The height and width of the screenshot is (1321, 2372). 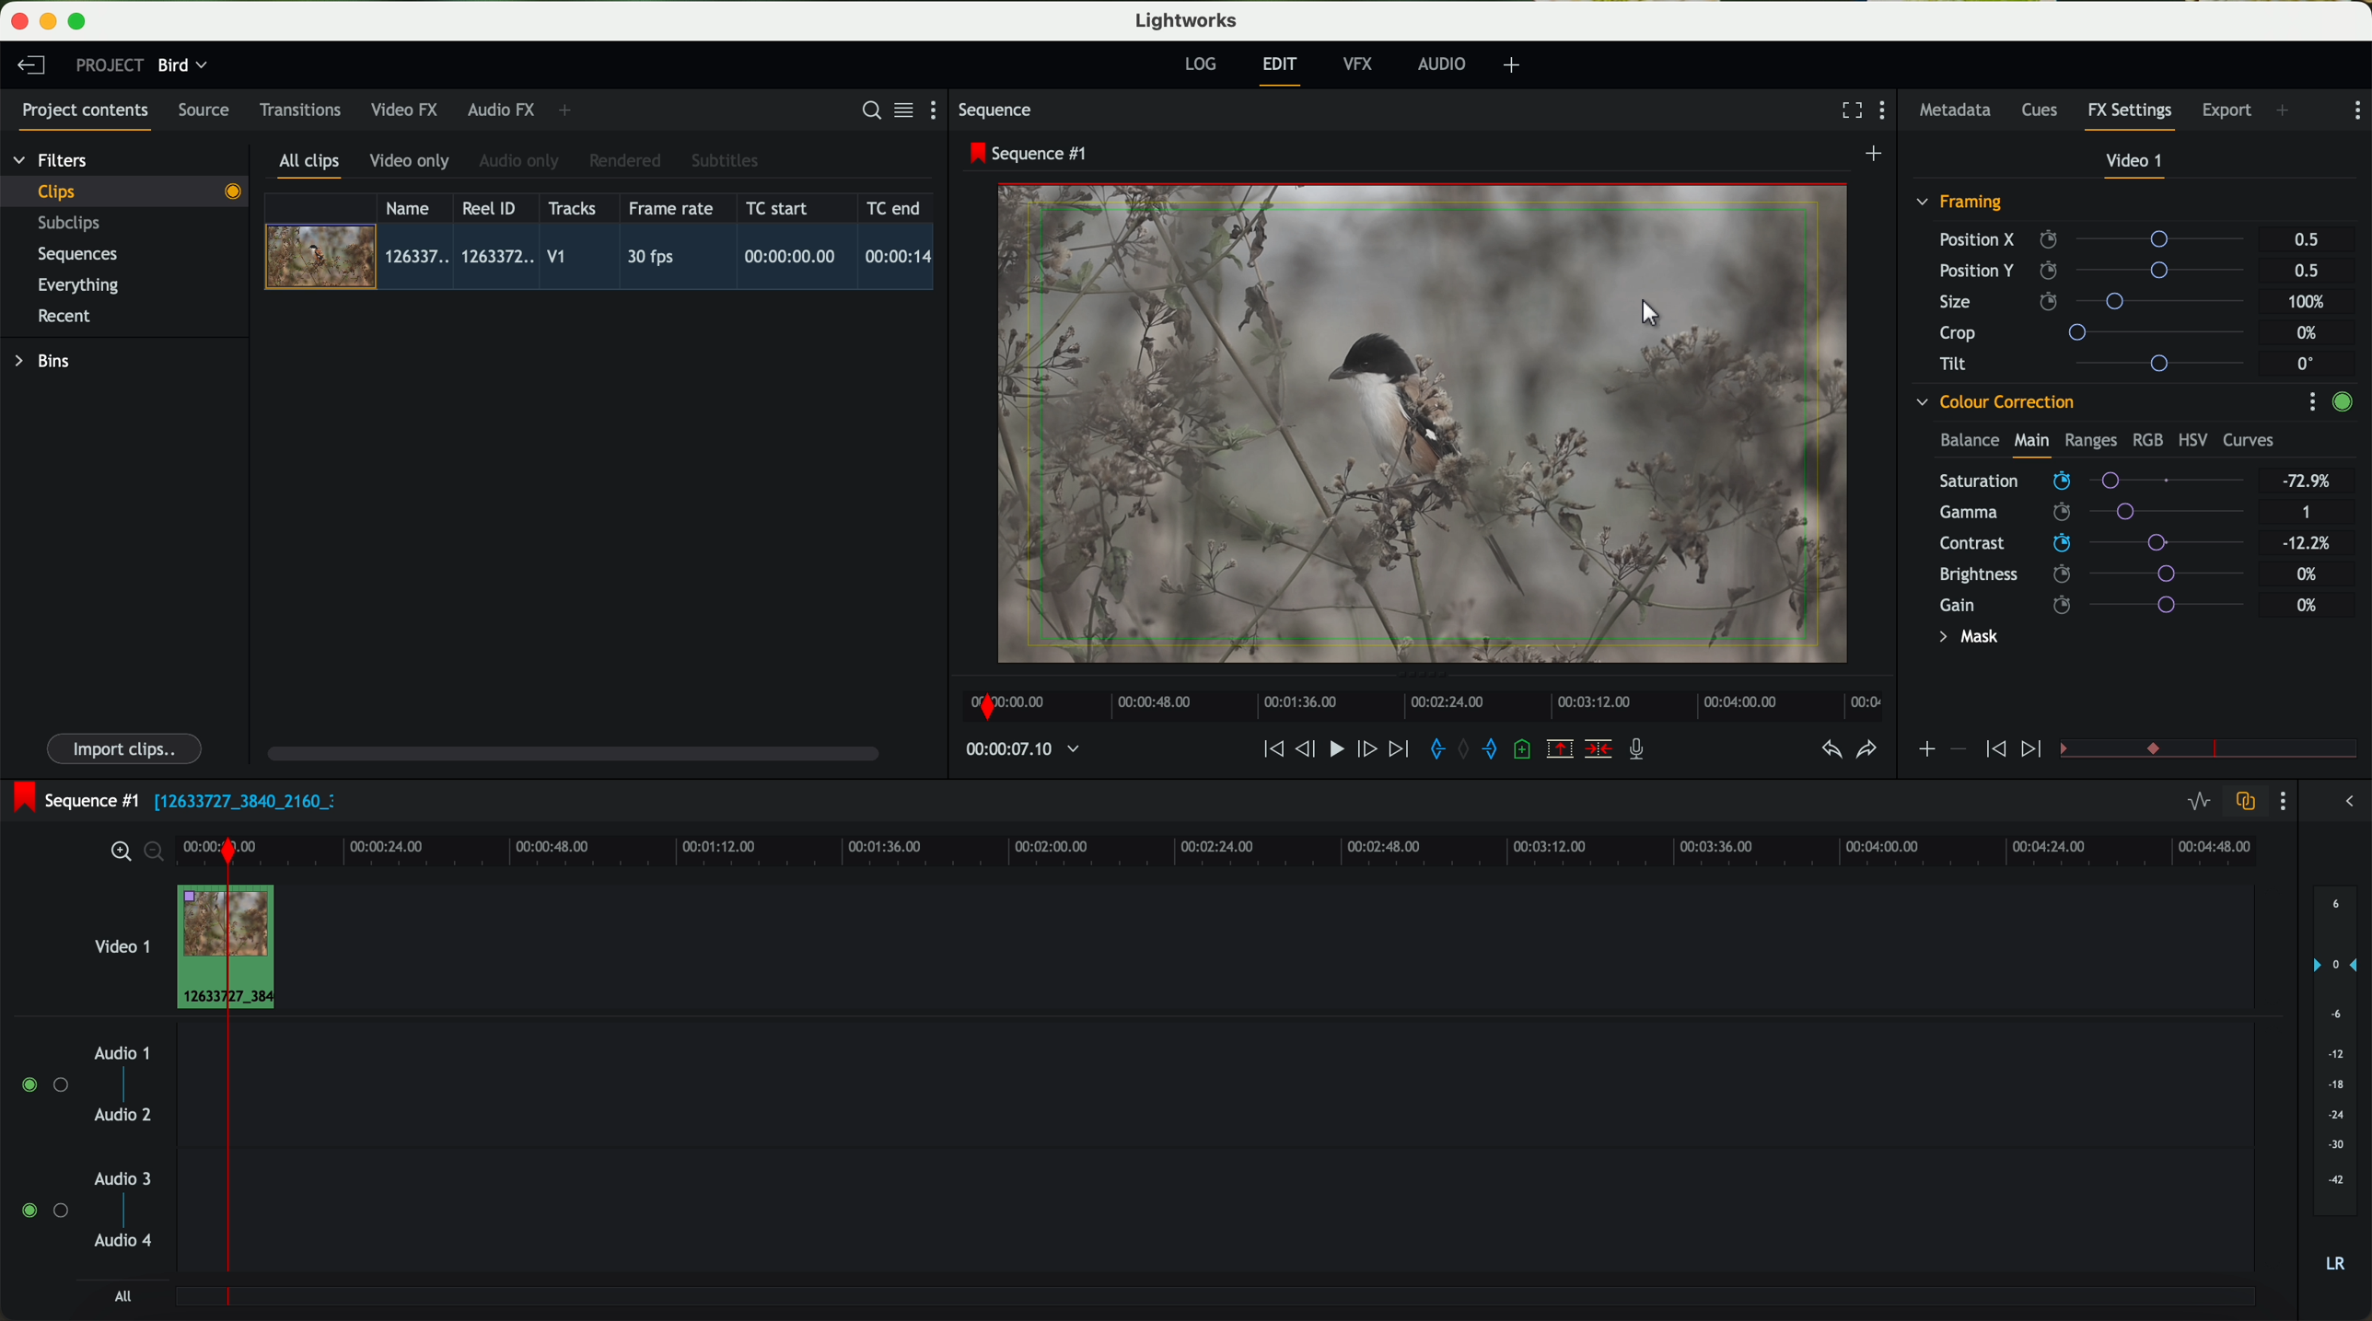 What do you see at coordinates (271, 948) in the screenshot?
I see `drag video to video track 1` at bounding box center [271, 948].